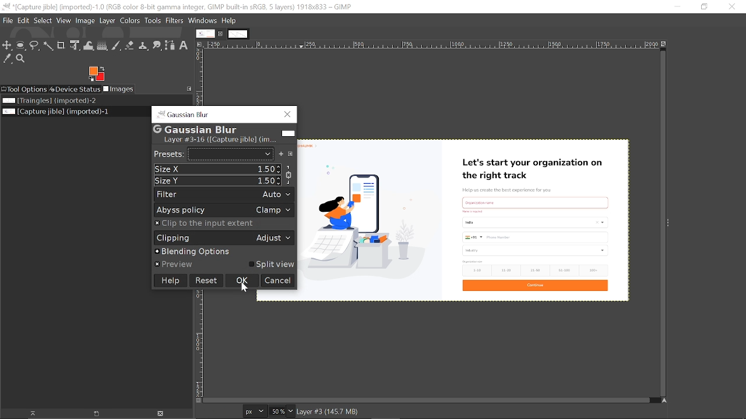 The height and width of the screenshot is (419, 746). Describe the element at coordinates (241, 280) in the screenshot. I see `Ok` at that location.